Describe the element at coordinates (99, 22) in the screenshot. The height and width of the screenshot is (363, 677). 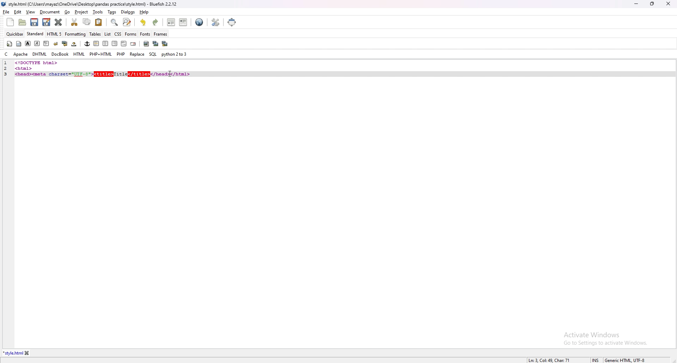
I see `paste` at that location.